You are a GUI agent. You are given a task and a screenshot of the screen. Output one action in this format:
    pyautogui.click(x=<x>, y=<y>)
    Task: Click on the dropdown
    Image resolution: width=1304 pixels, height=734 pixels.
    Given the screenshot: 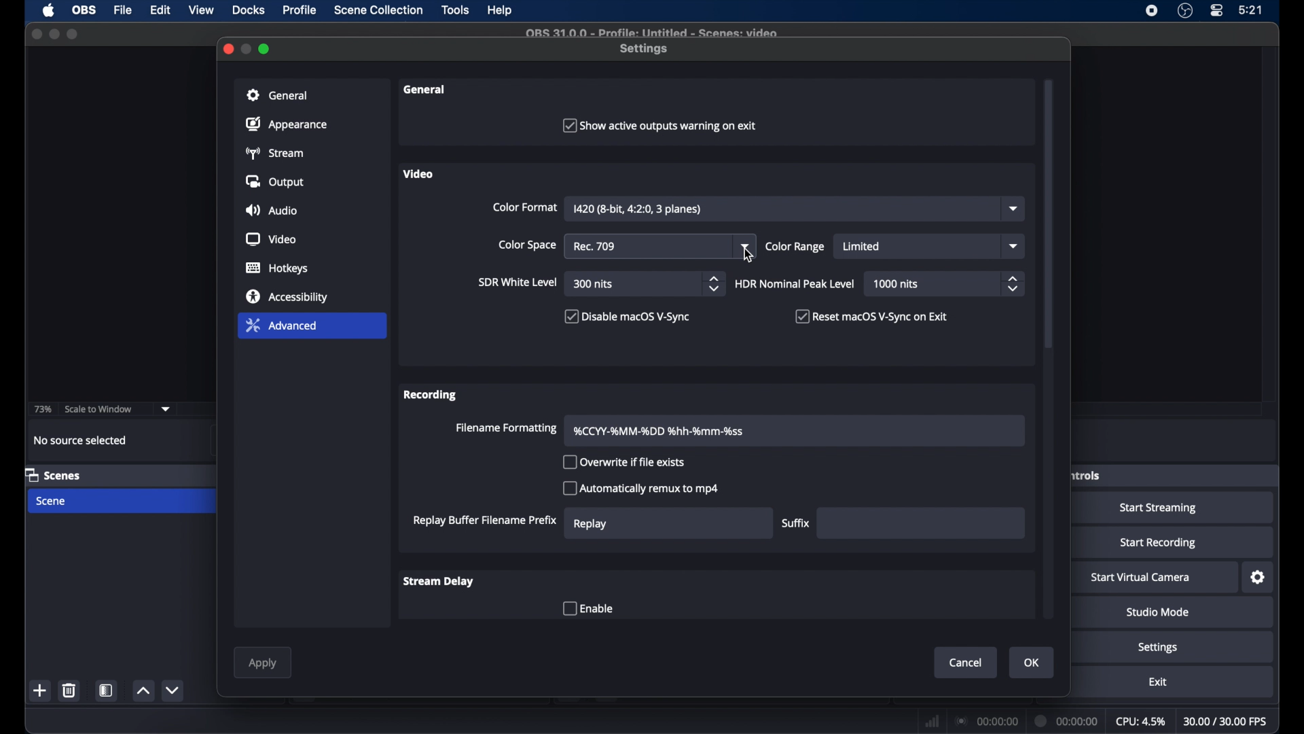 What is the action you would take?
    pyautogui.click(x=166, y=409)
    